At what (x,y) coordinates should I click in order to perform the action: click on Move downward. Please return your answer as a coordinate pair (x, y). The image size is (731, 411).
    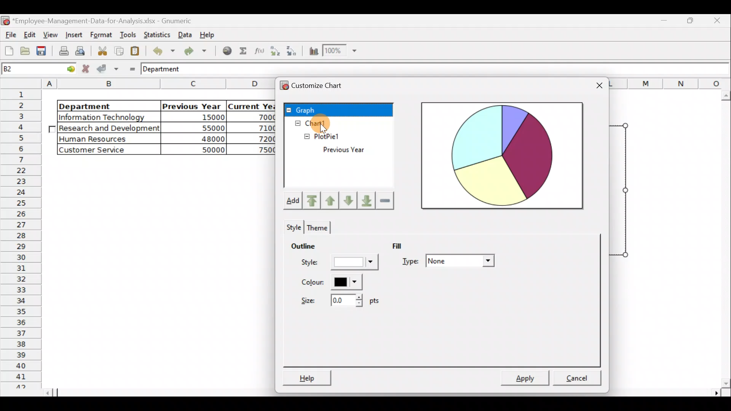
    Looking at the image, I should click on (365, 200).